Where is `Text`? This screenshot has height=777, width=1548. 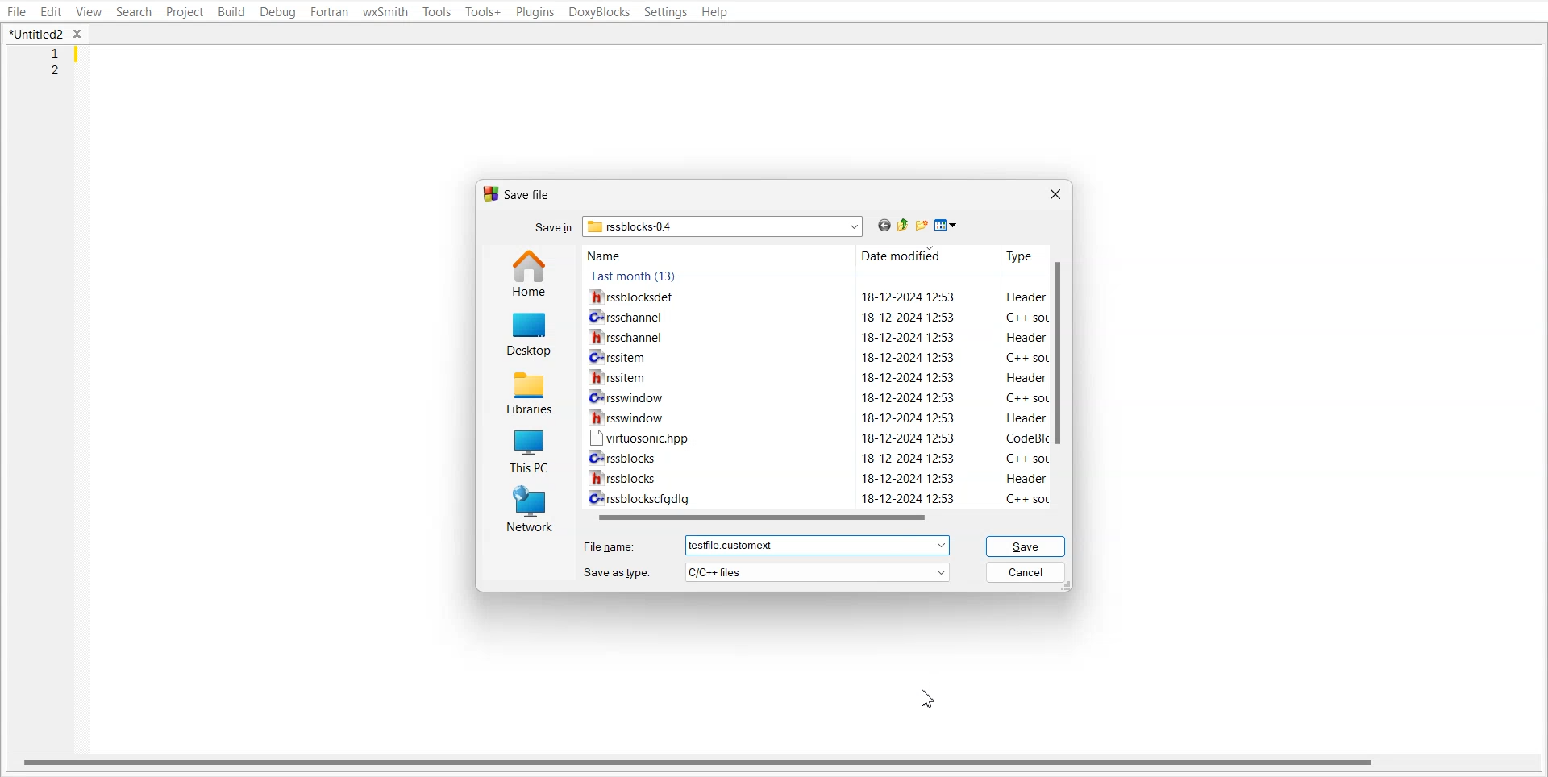 Text is located at coordinates (518, 194).